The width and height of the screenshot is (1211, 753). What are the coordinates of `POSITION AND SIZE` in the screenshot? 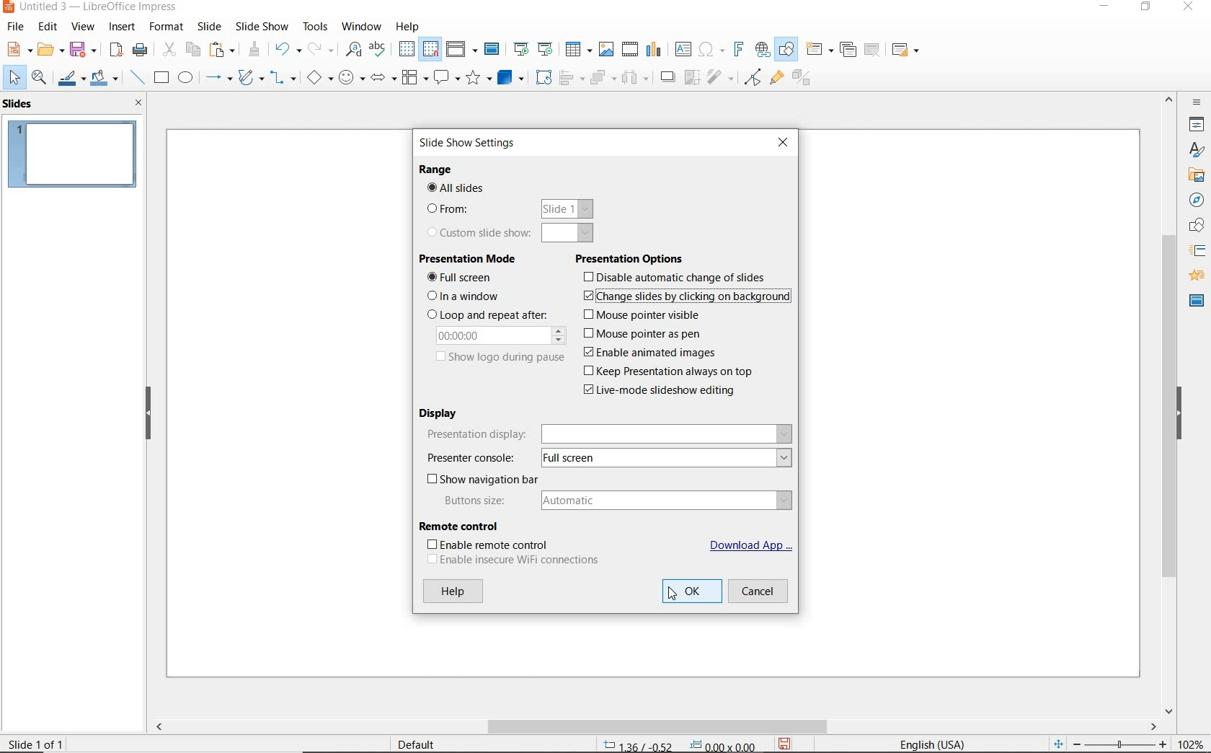 It's located at (677, 744).